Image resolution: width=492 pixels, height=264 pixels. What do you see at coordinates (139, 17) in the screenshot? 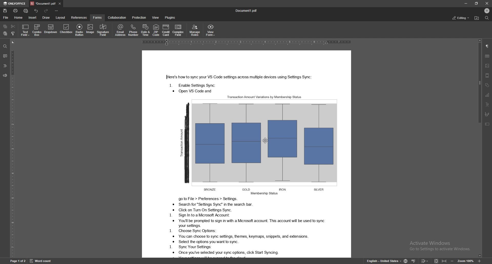
I see `protection` at bounding box center [139, 17].